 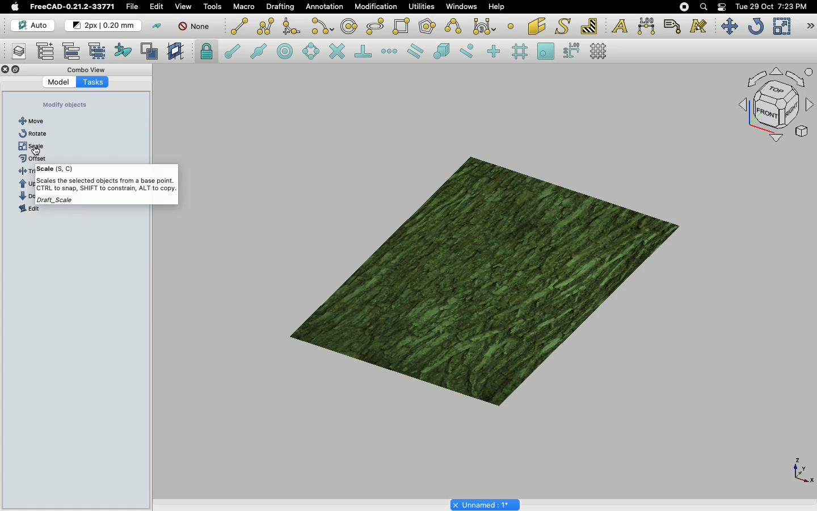 I want to click on Help, so click(x=497, y=6).